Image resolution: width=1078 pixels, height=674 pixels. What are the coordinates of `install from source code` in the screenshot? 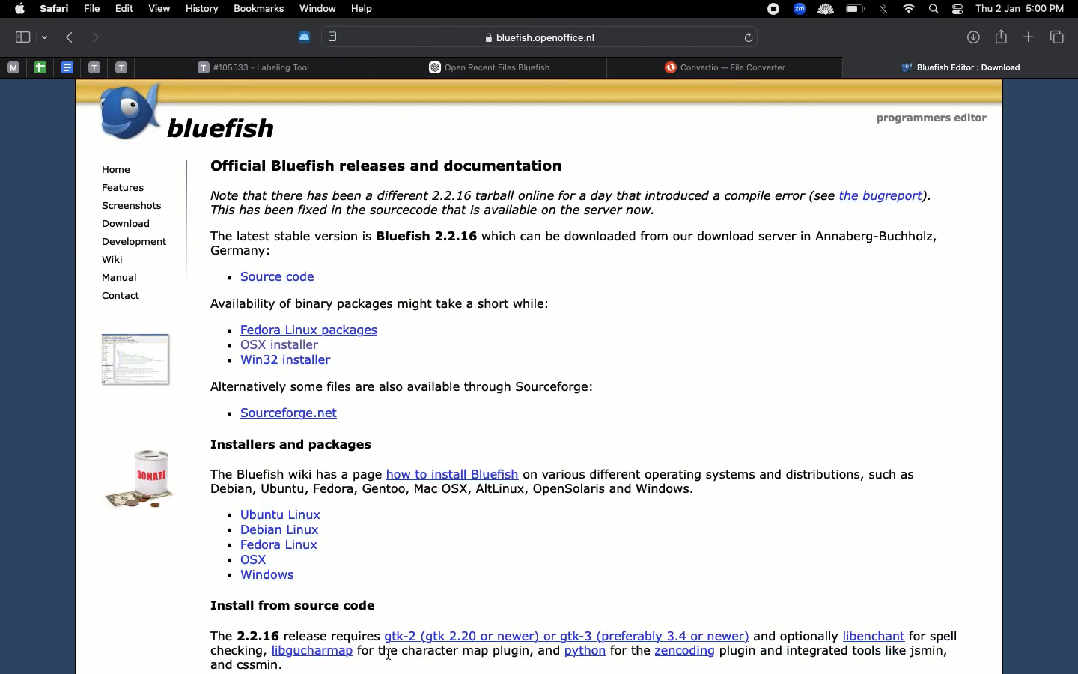 It's located at (593, 634).